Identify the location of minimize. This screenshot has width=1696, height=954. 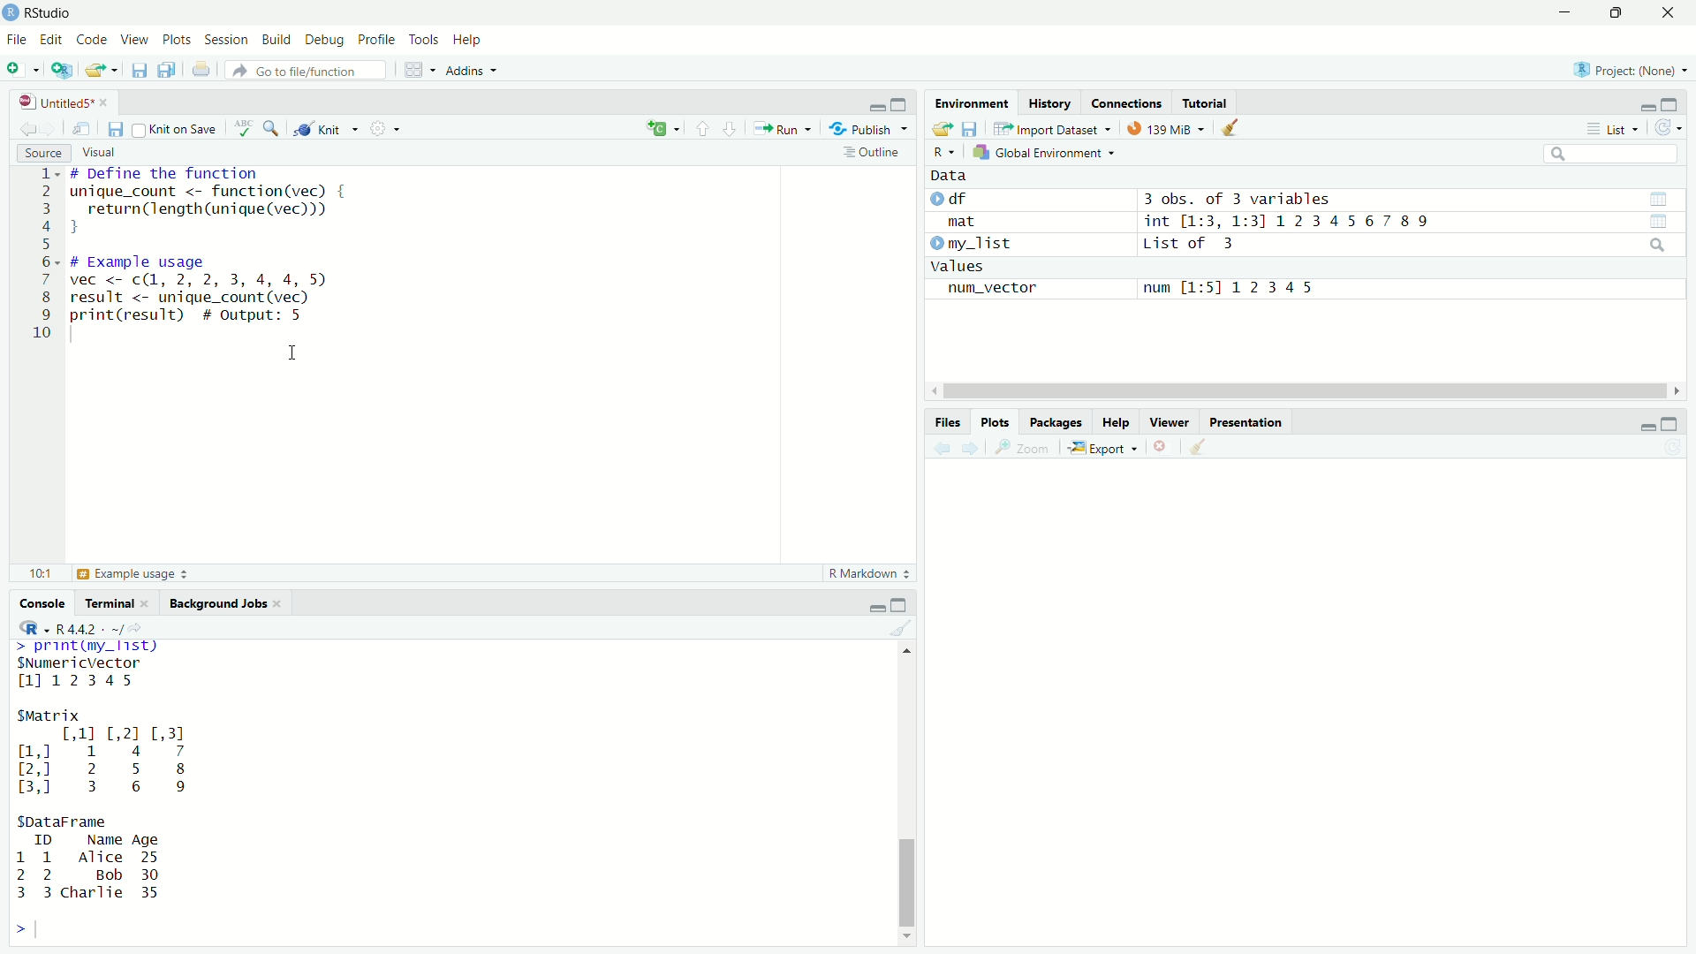
(874, 107).